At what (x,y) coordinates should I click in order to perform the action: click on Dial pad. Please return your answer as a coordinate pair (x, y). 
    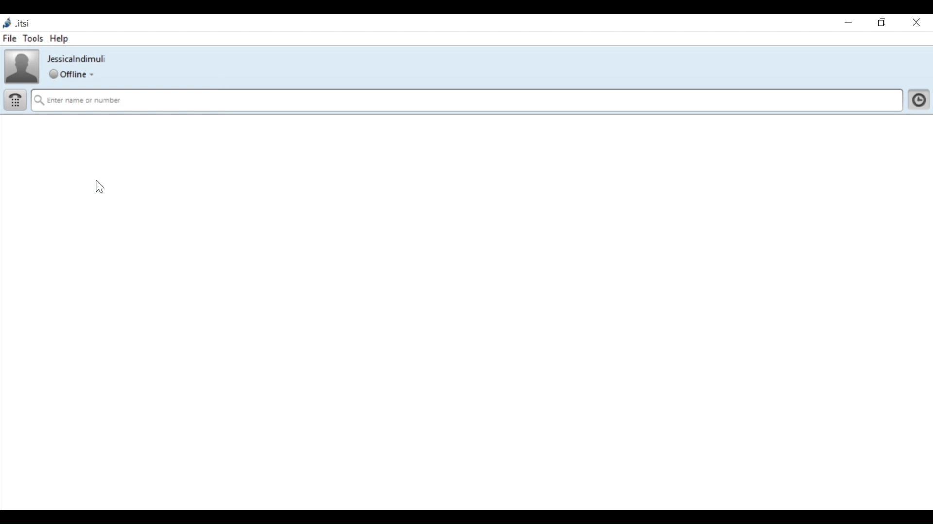
    Looking at the image, I should click on (16, 99).